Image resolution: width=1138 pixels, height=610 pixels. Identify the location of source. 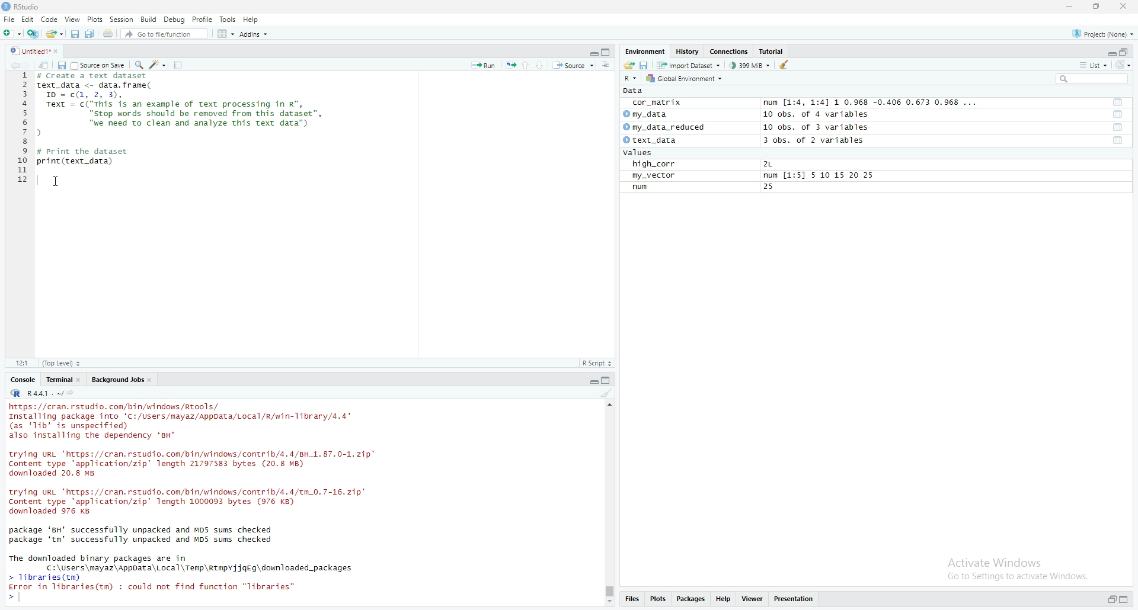
(573, 66).